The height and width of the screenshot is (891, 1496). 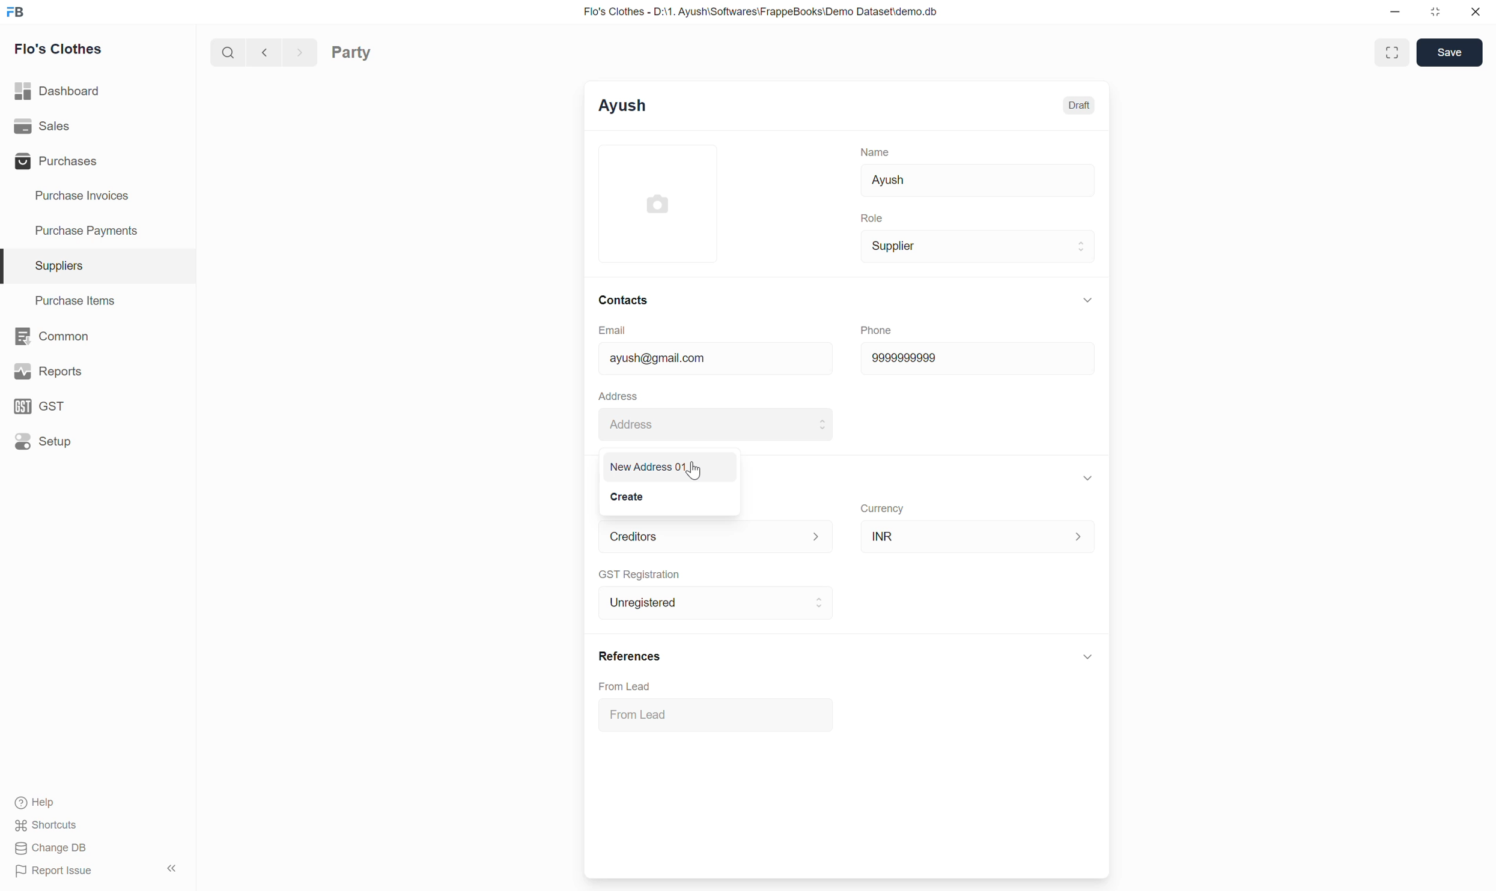 I want to click on Purchase Items, so click(x=98, y=301).